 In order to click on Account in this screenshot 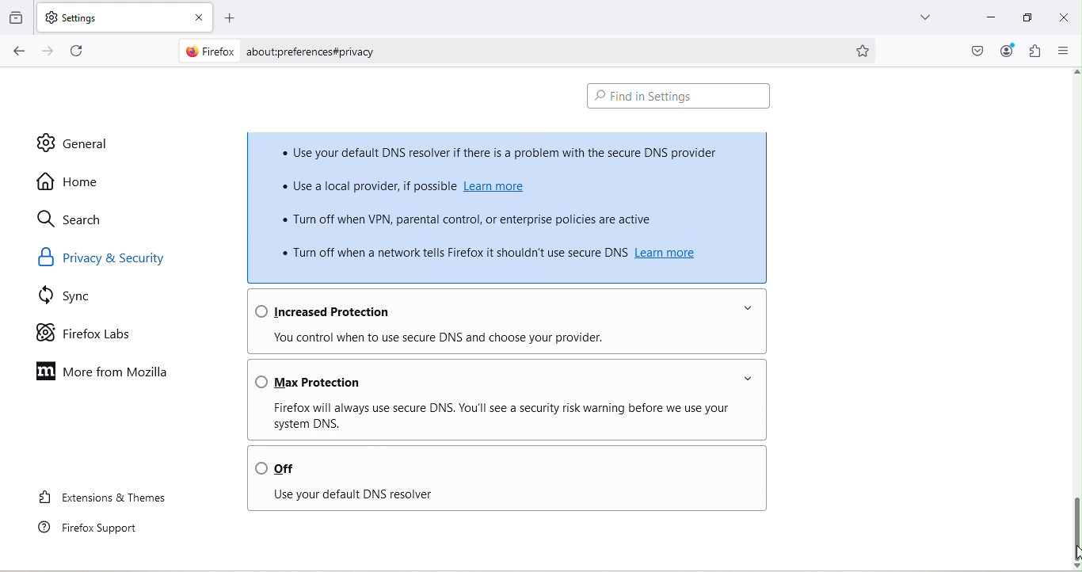, I will do `click(1008, 51)`.